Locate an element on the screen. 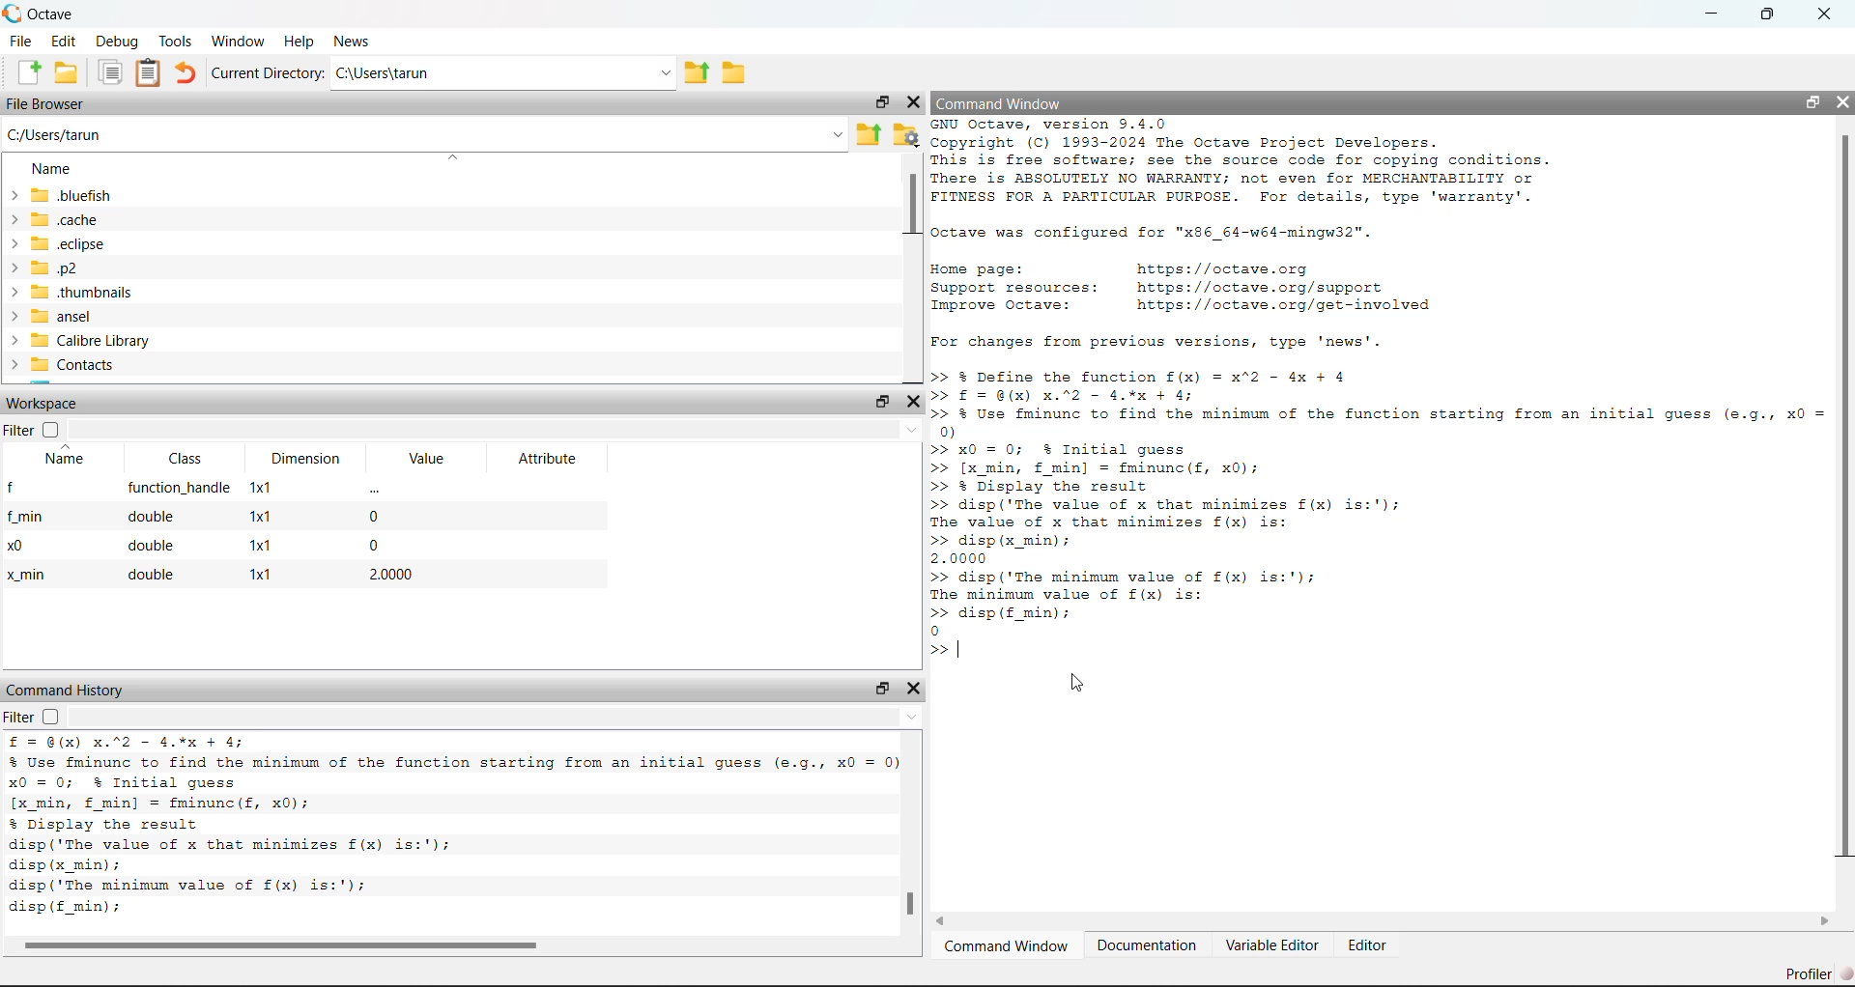  Dropdown is located at coordinates (835, 132).